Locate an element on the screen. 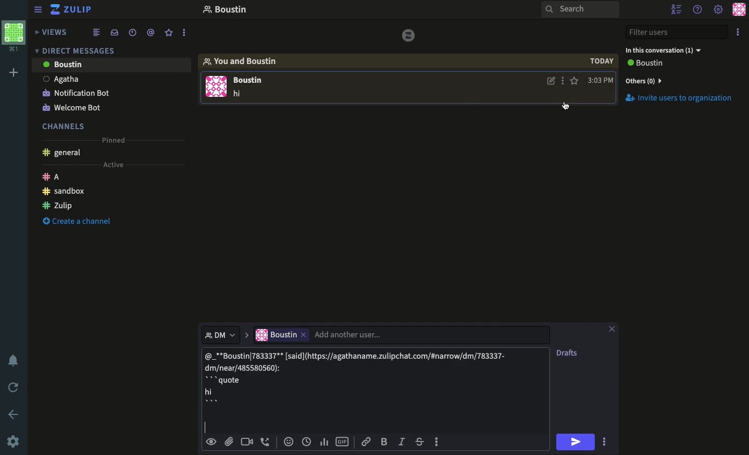  Zulip is located at coordinates (58, 205).